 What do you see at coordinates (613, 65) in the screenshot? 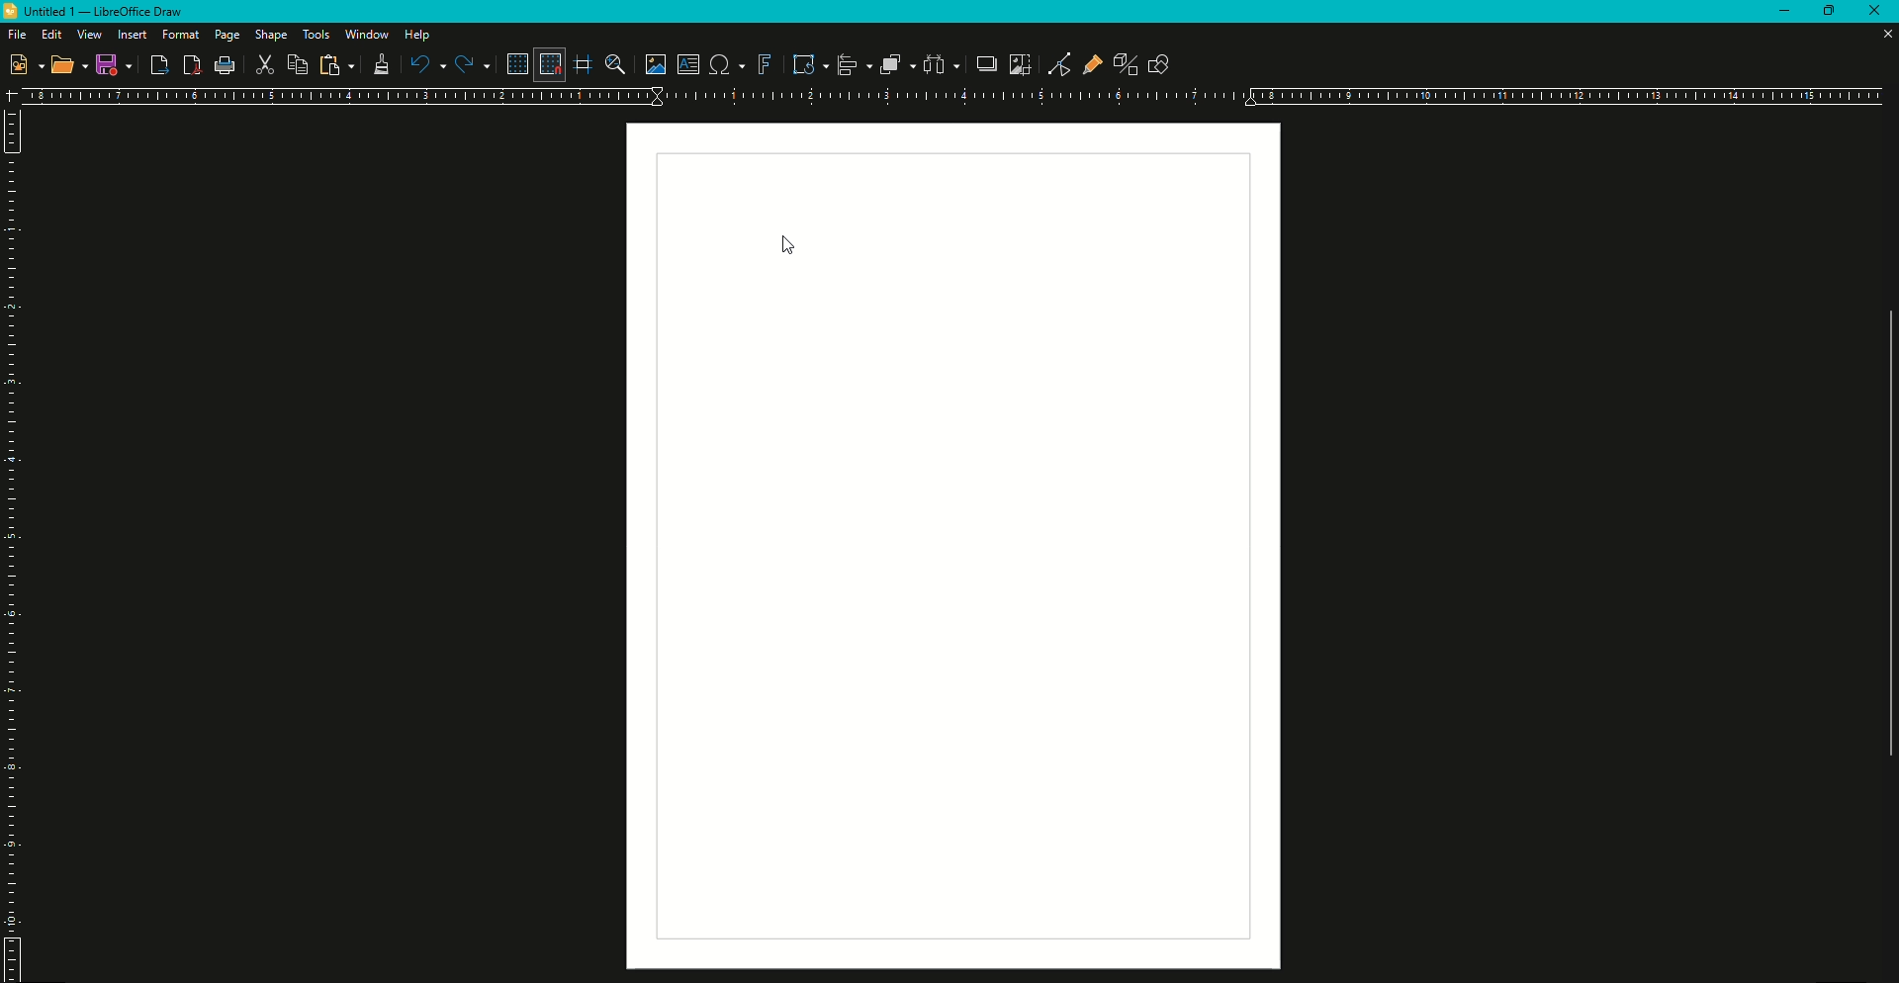
I see `Zoom and Pan` at bounding box center [613, 65].